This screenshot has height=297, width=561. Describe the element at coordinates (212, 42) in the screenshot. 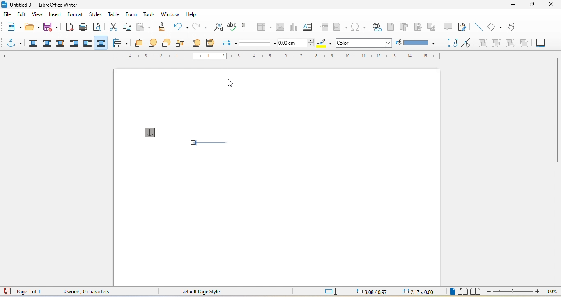

I see `to background` at that location.